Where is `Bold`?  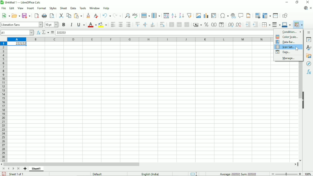 Bold is located at coordinates (63, 24).